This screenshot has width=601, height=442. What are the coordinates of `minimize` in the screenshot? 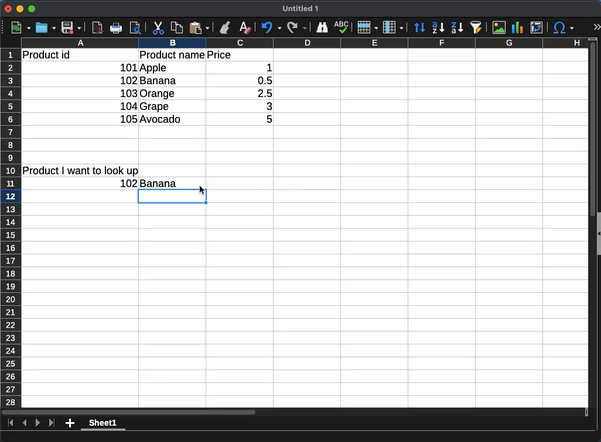 It's located at (20, 9).